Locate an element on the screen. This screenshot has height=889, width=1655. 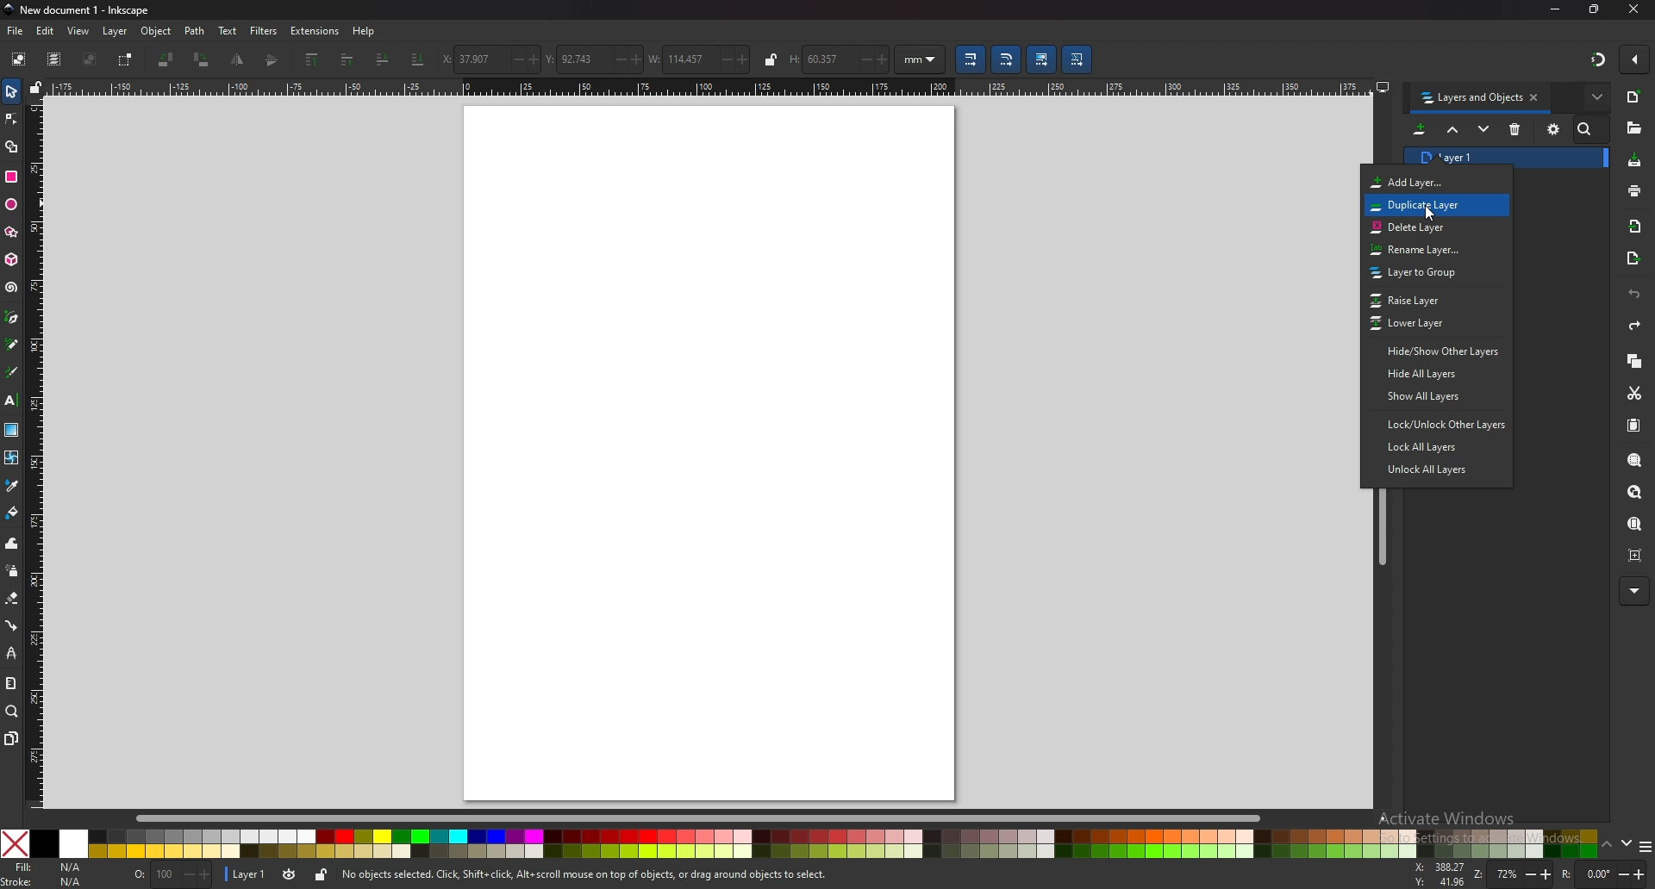
raise to top is located at coordinates (313, 59).